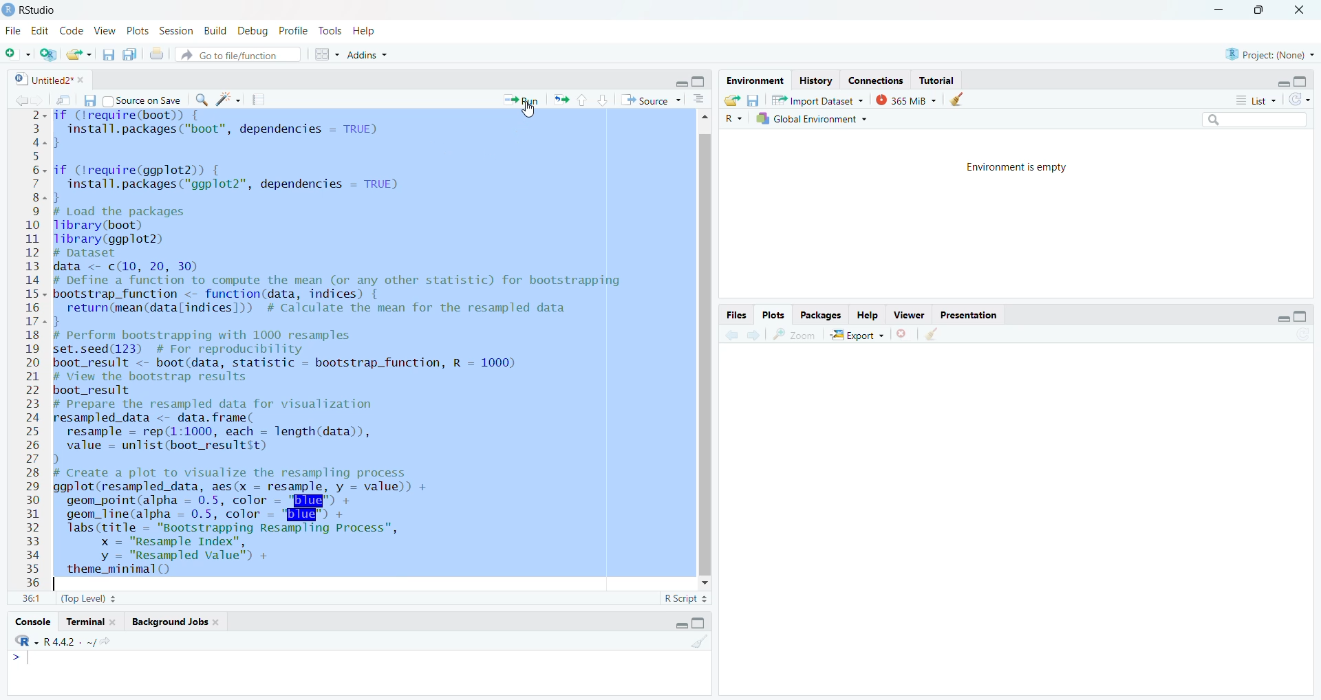 This screenshot has height=700, width=1321. Describe the element at coordinates (521, 102) in the screenshot. I see ` Run` at that location.